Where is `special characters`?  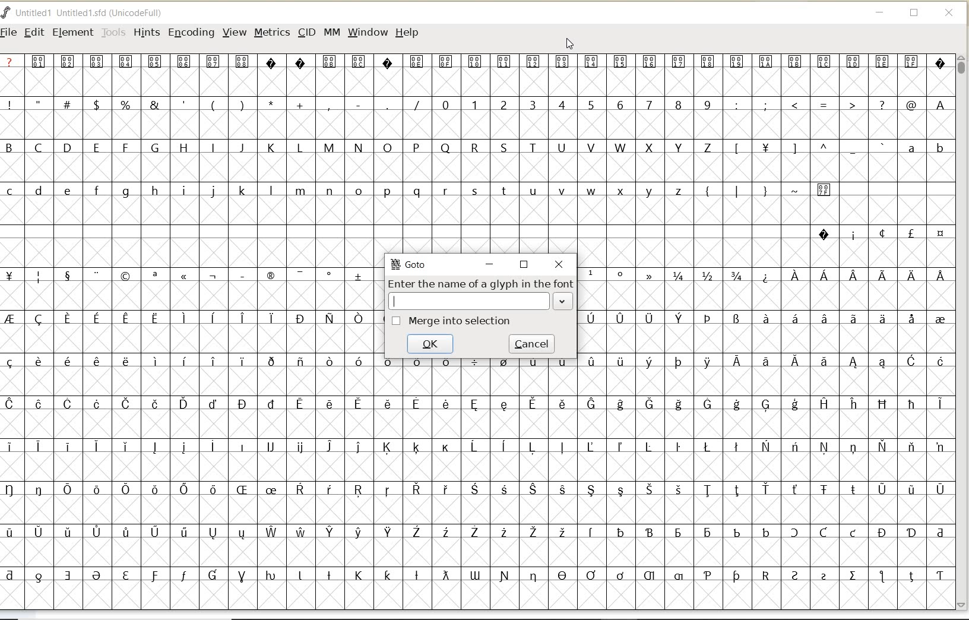
special characters is located at coordinates (843, 105).